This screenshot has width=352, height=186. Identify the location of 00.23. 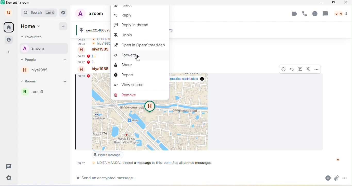
(81, 56).